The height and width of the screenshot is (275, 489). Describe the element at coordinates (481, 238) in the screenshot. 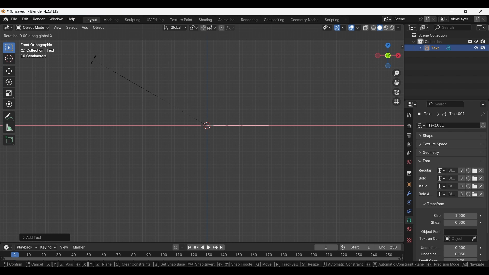

I see `Animate property of respective attribute` at that location.